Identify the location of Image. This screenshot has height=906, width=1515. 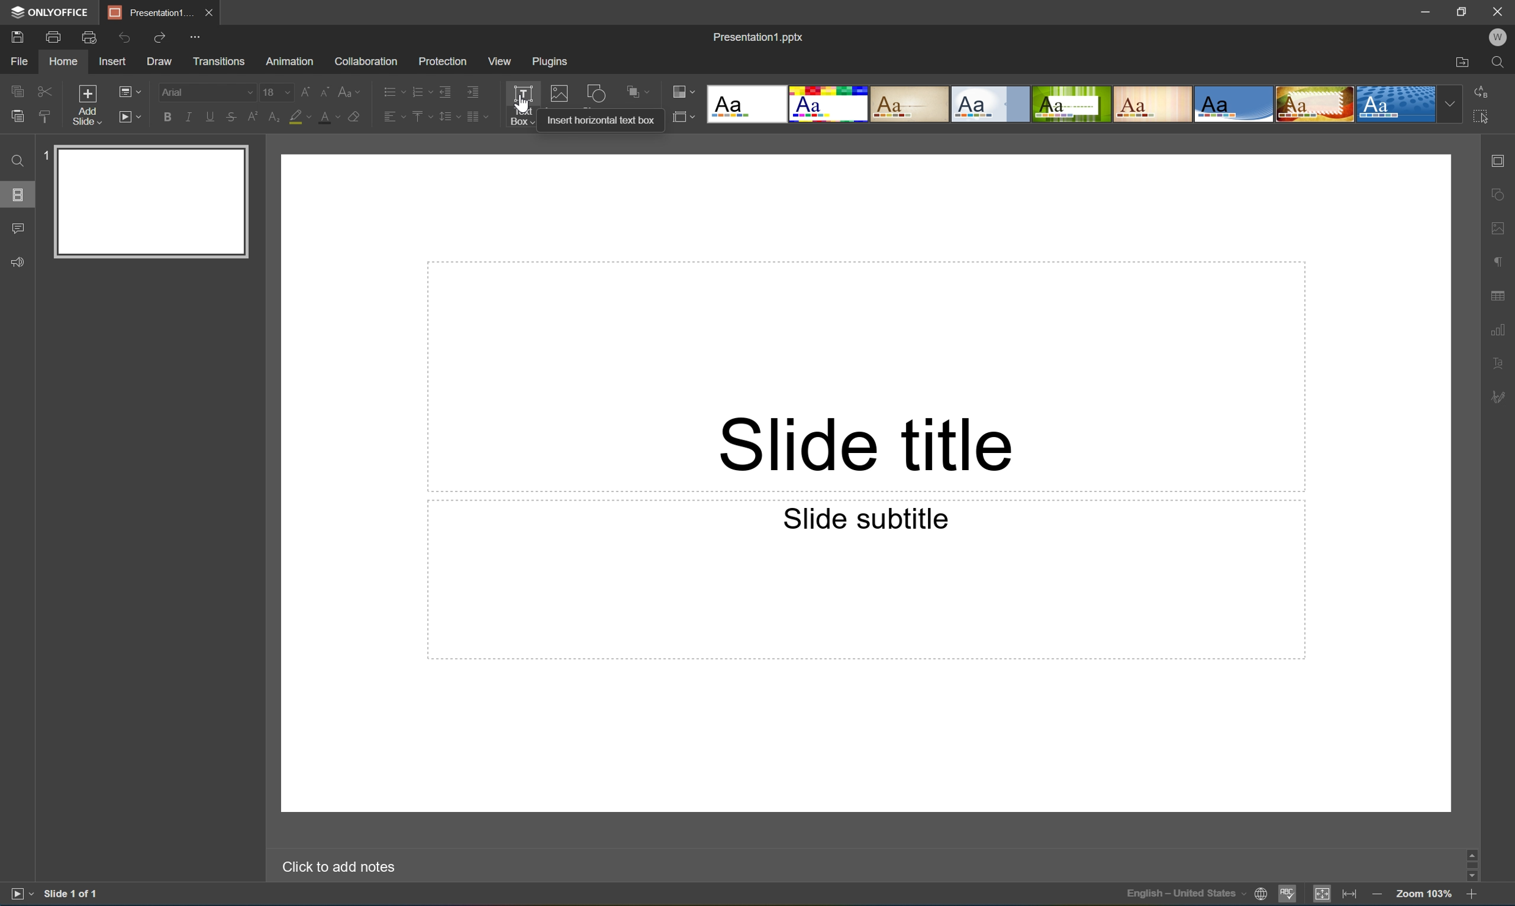
(560, 95).